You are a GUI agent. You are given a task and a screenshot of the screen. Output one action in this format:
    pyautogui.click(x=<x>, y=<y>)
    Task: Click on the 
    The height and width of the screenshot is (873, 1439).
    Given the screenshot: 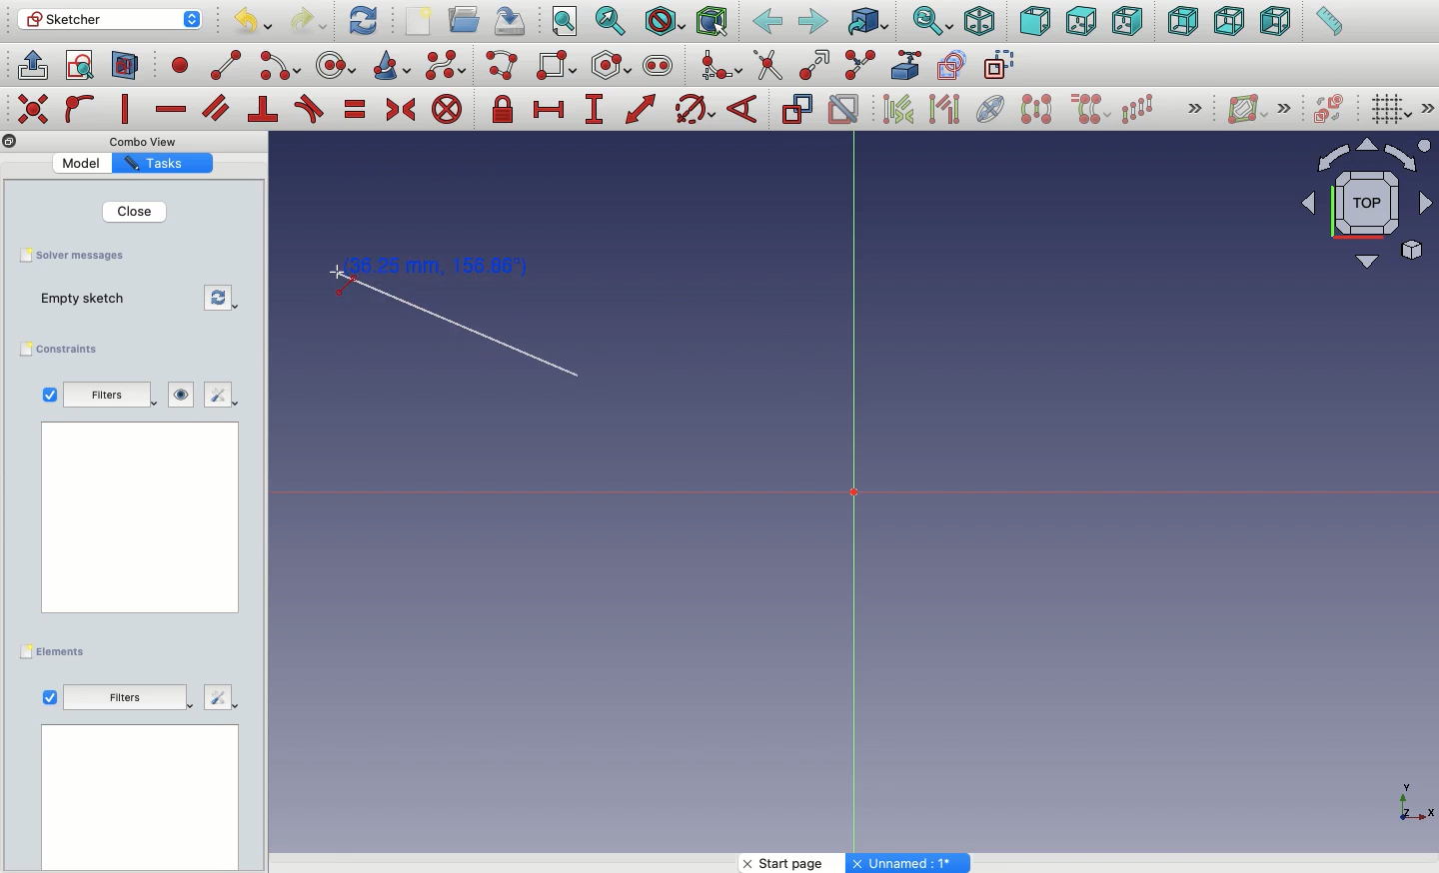 What is the action you would take?
    pyautogui.click(x=1357, y=212)
    